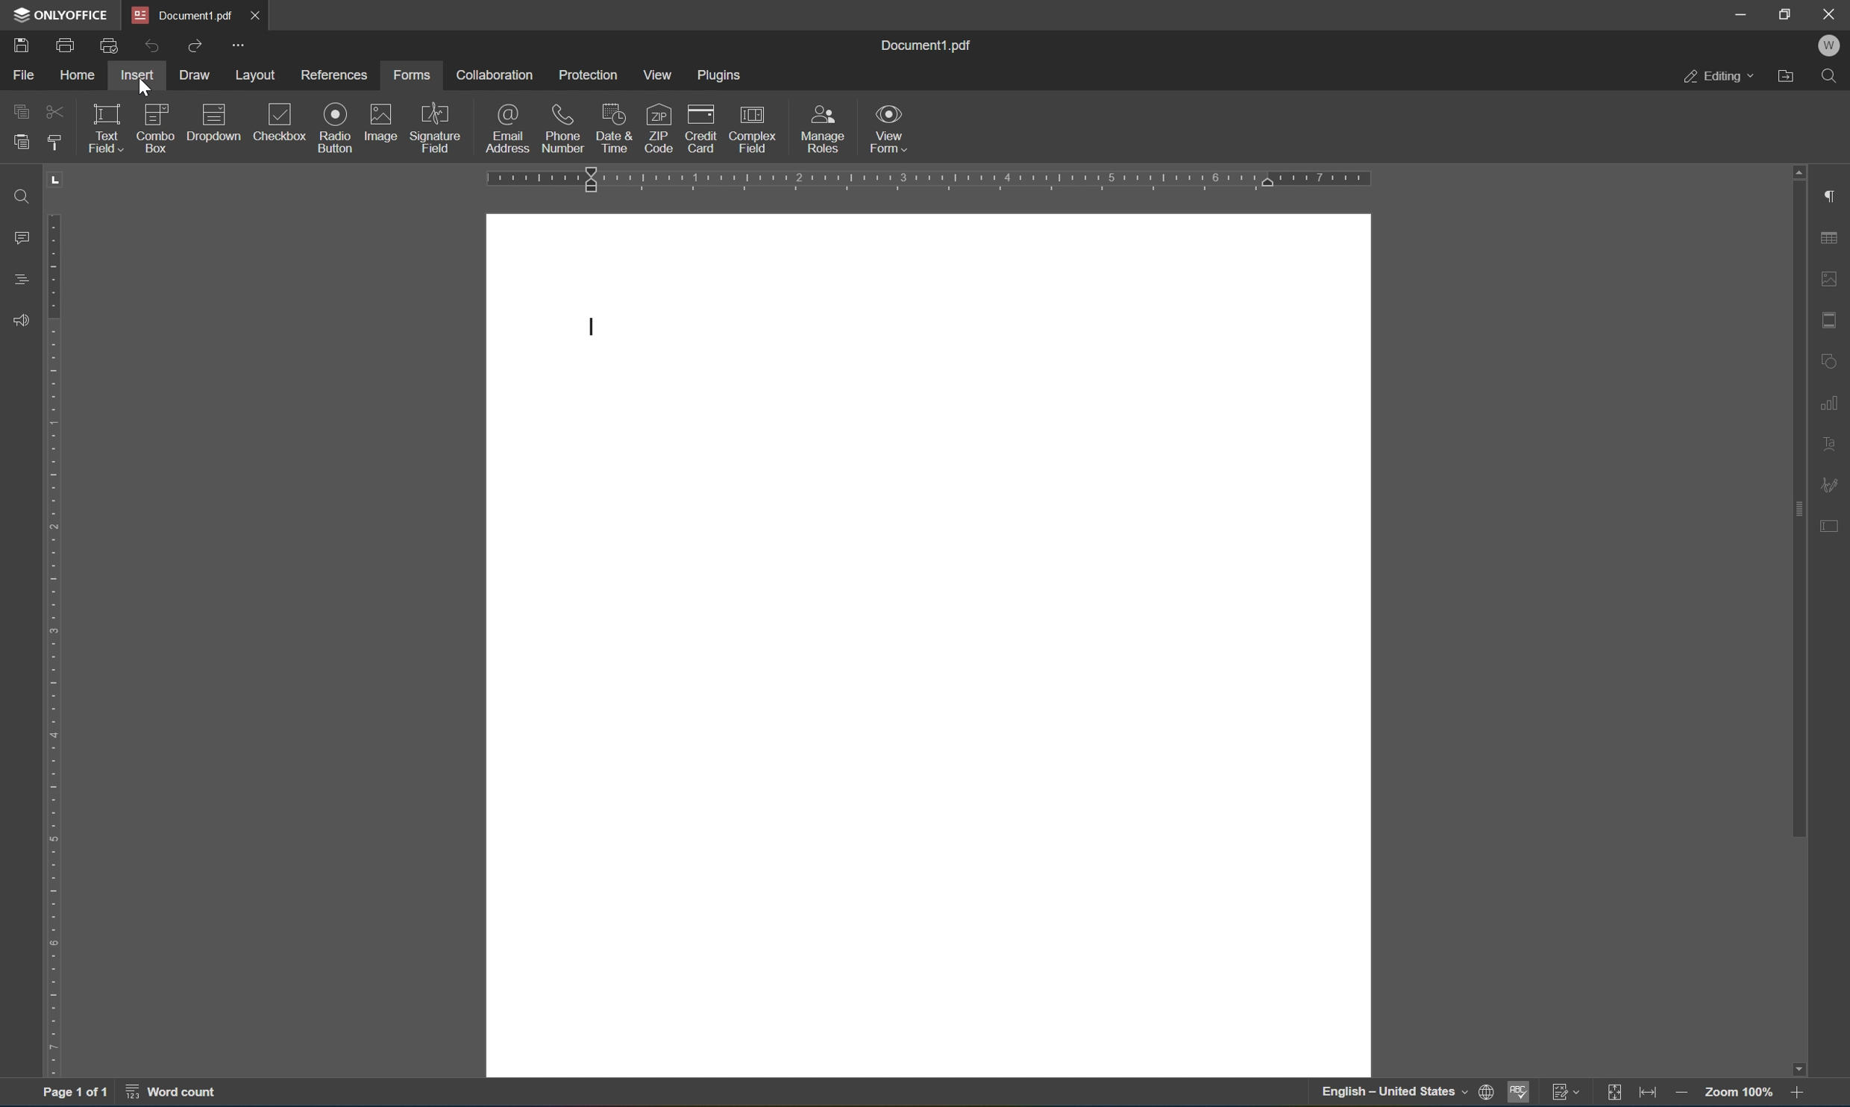  I want to click on layout, so click(259, 75).